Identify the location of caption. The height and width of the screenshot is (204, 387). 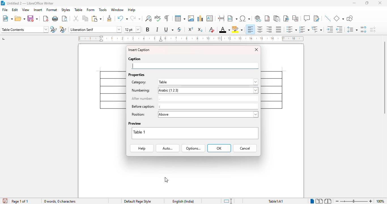
(135, 59).